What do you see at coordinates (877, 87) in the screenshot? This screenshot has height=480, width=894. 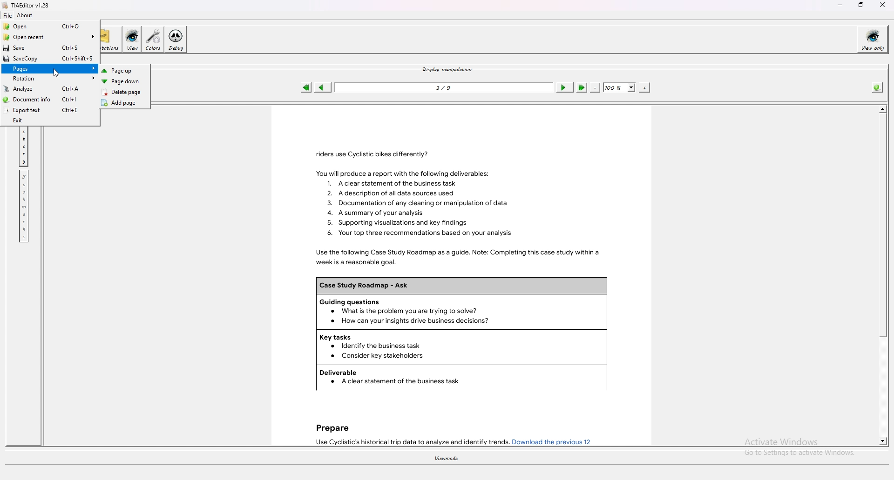 I see `info about pdf` at bounding box center [877, 87].